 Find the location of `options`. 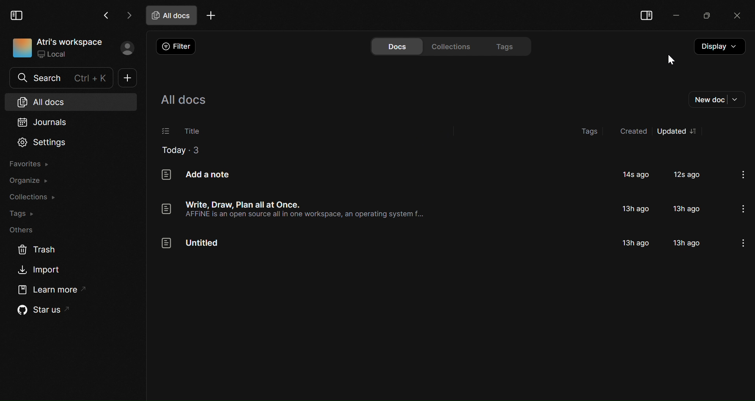

options is located at coordinates (745, 176).